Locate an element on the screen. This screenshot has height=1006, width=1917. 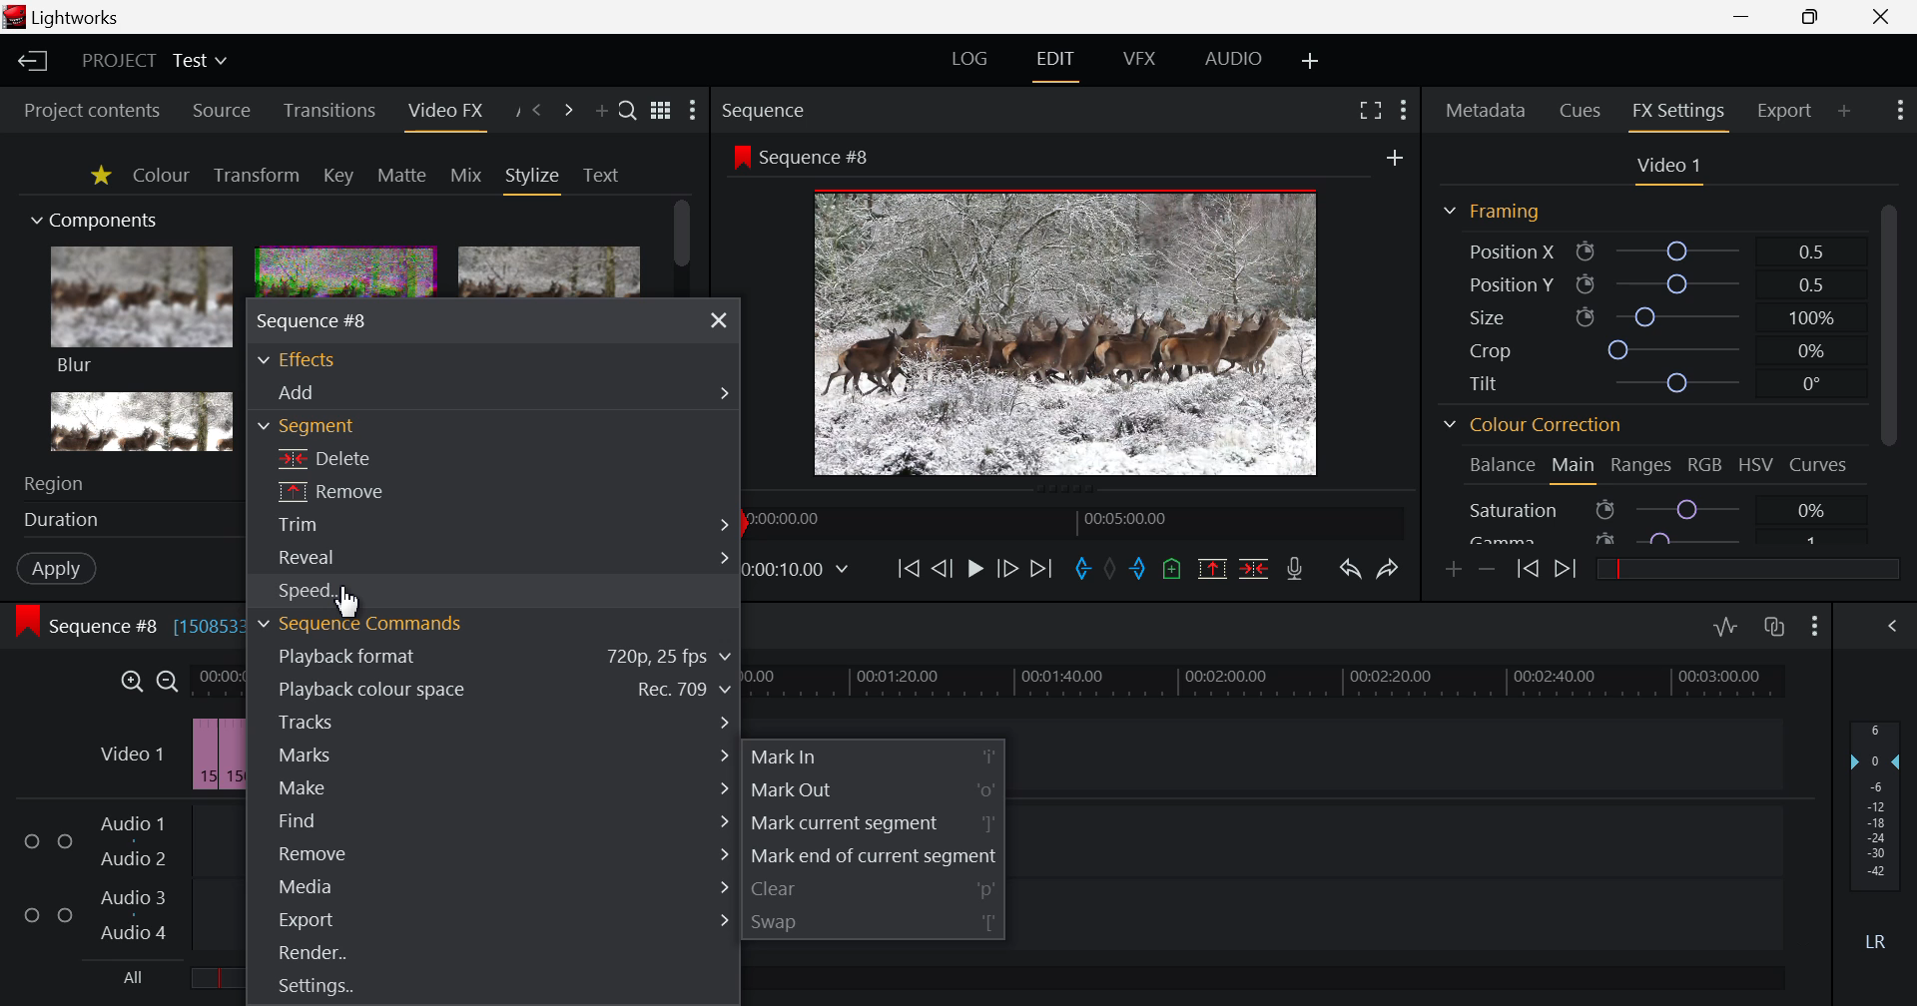
Swap is located at coordinates (876, 918).